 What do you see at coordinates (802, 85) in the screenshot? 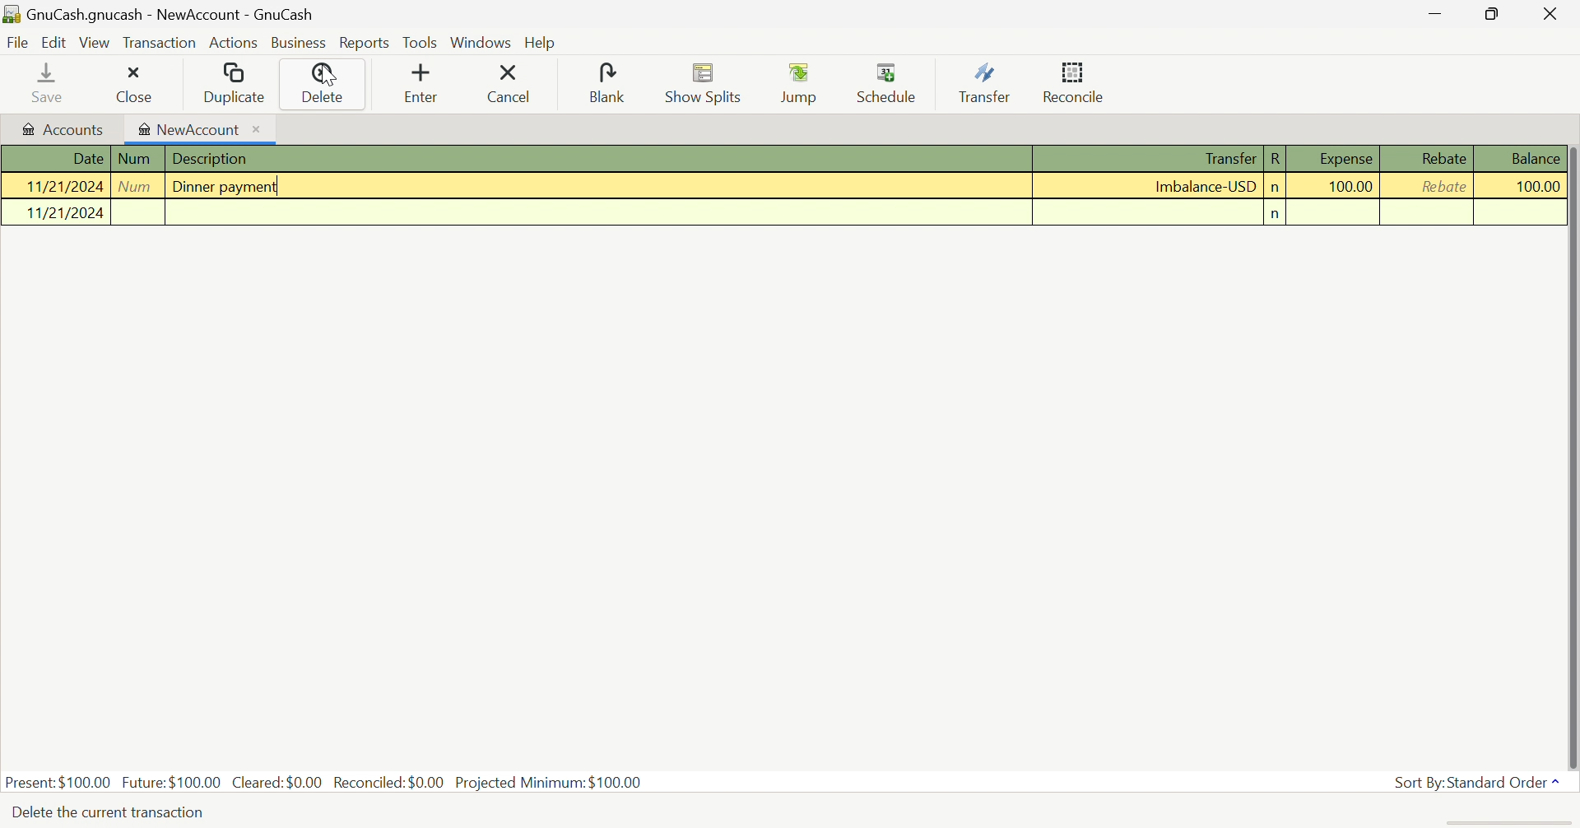
I see `Jump` at bounding box center [802, 85].